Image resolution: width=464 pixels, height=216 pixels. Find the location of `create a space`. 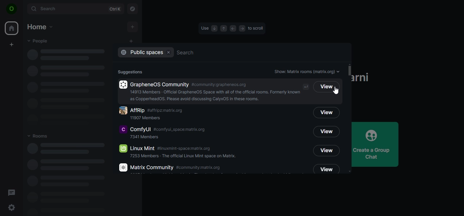

create a space is located at coordinates (12, 44).